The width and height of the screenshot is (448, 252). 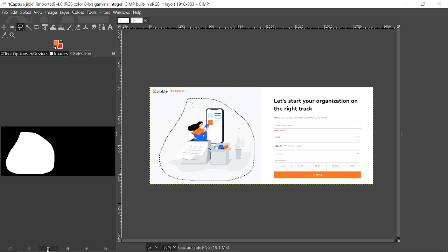 What do you see at coordinates (439, 4) in the screenshot?
I see `Close` at bounding box center [439, 4].